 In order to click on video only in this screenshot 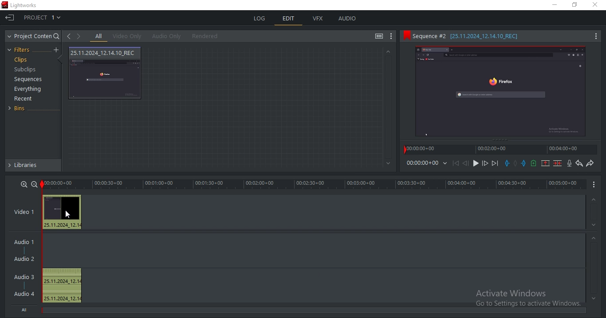, I will do `click(130, 36)`.